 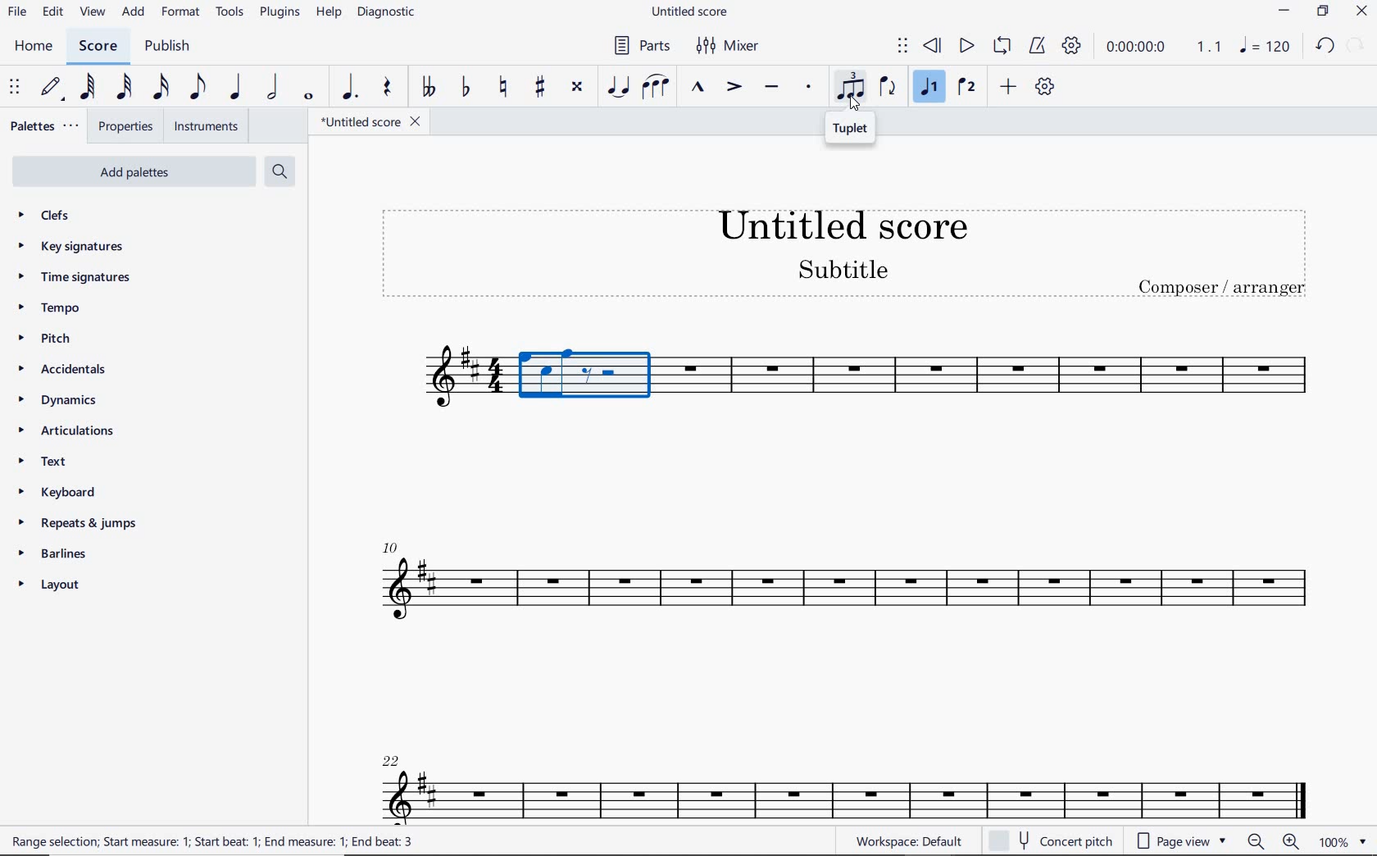 What do you see at coordinates (60, 492) in the screenshot?
I see `KEYBOARD` at bounding box center [60, 492].